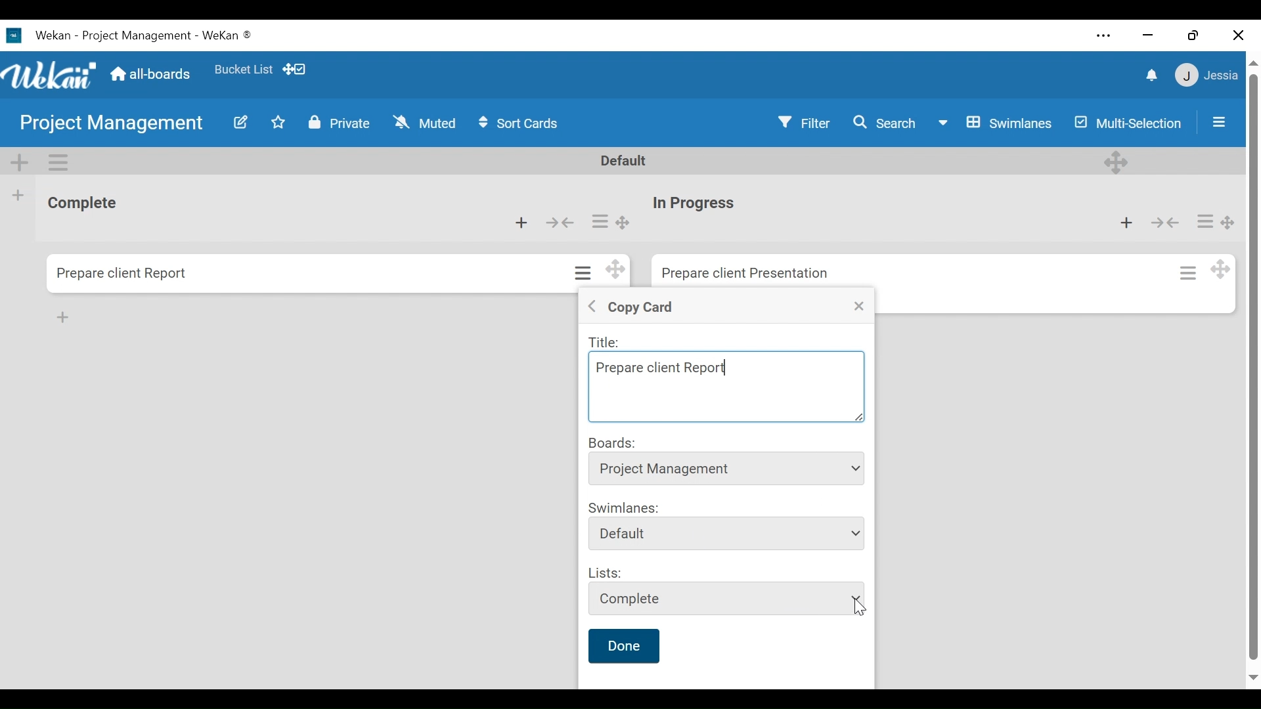  Describe the element at coordinates (242, 122) in the screenshot. I see `Edit` at that location.